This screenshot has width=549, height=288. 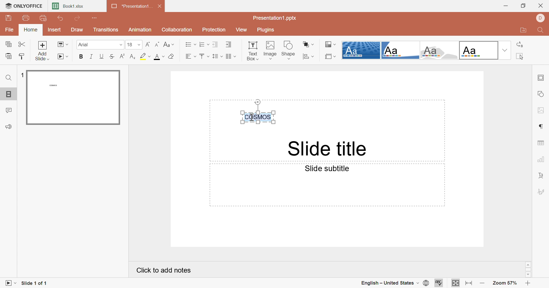 I want to click on Align shape, so click(x=309, y=57).